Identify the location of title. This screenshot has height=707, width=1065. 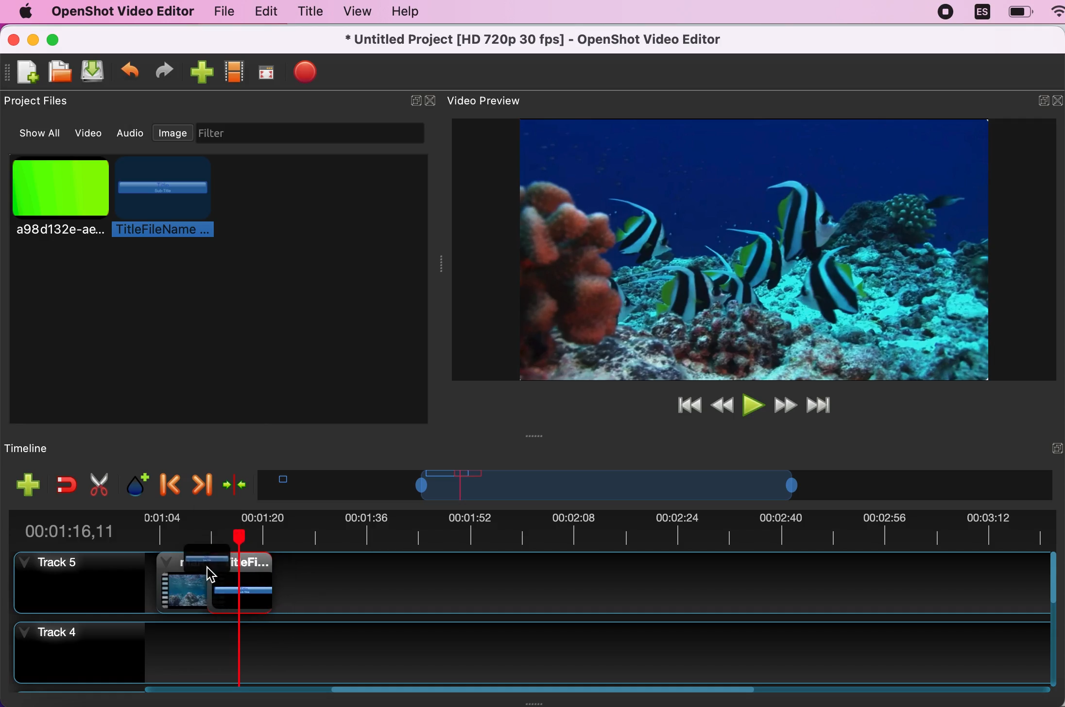
(206, 563).